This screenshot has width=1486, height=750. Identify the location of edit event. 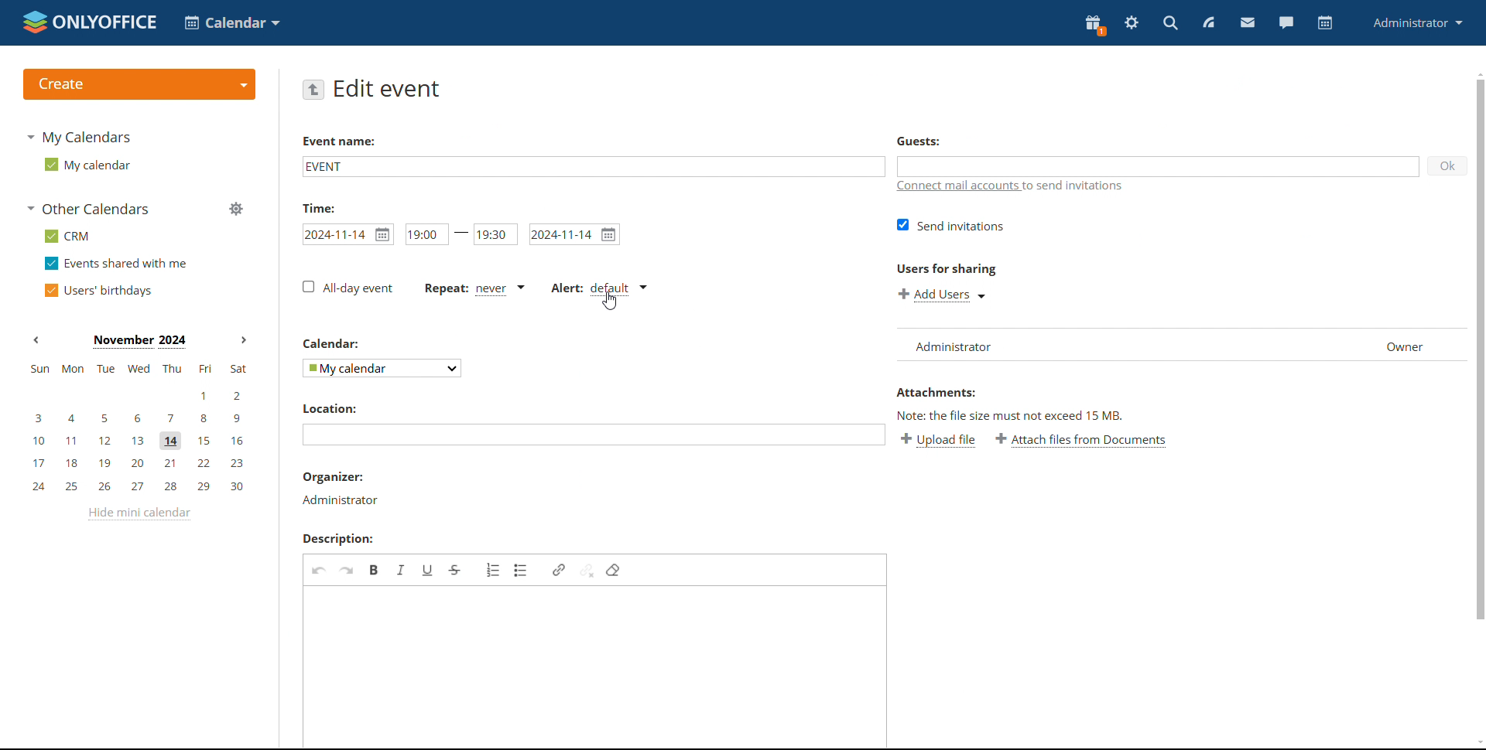
(389, 88).